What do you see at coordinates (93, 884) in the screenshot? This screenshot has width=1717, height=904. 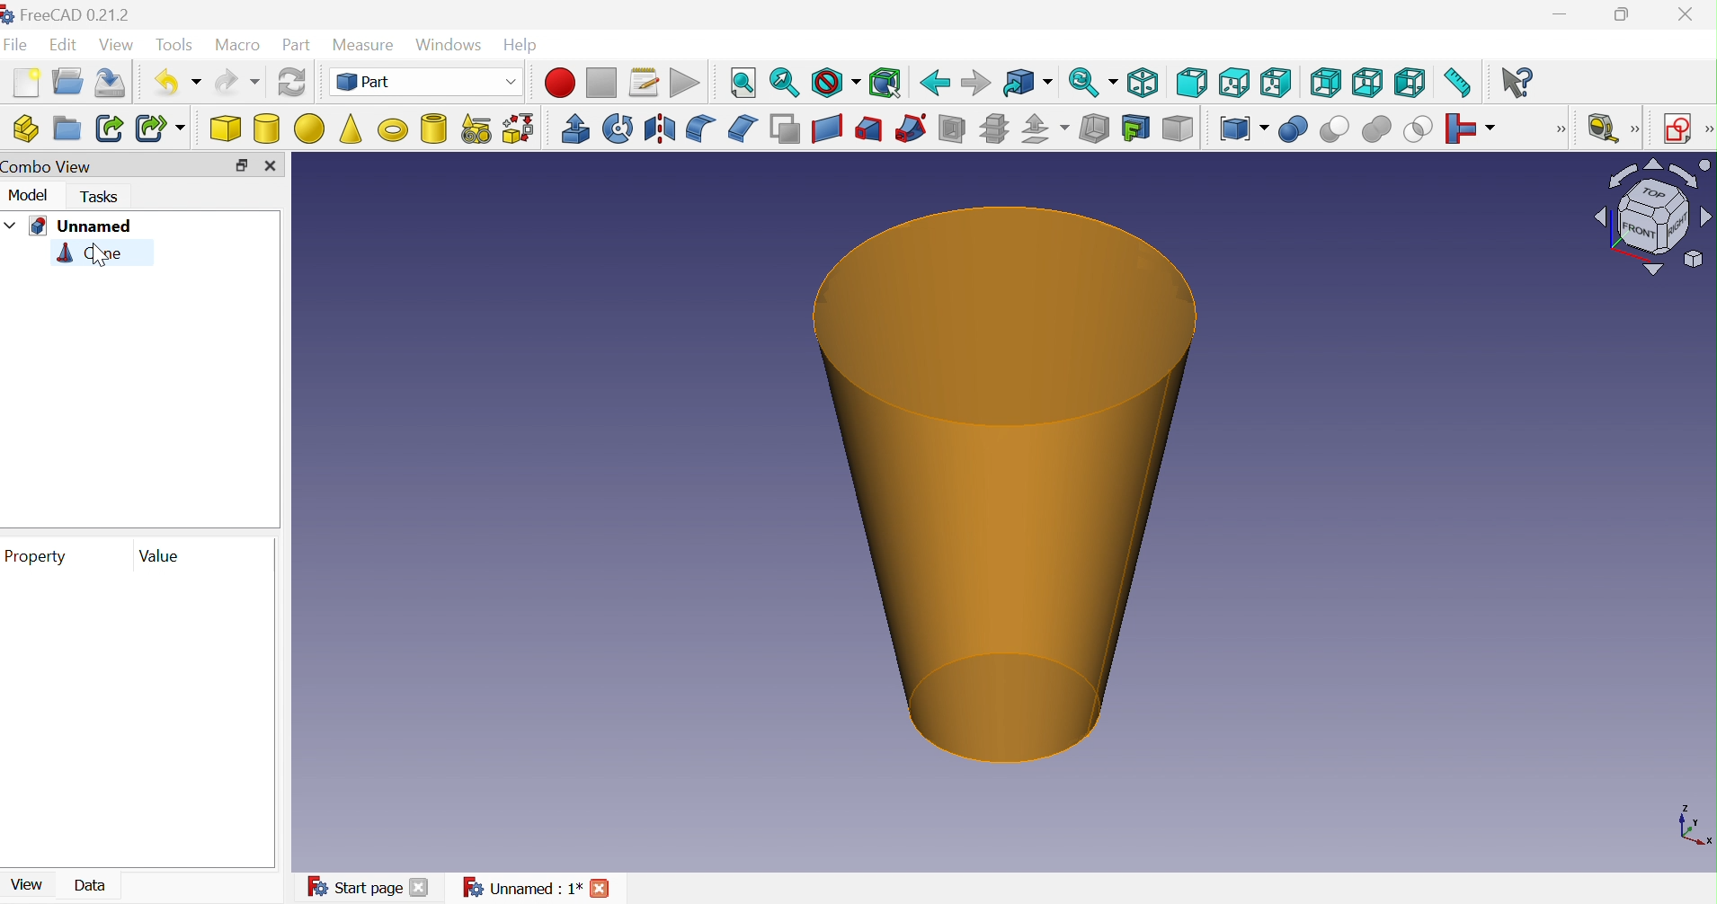 I see `Data` at bounding box center [93, 884].